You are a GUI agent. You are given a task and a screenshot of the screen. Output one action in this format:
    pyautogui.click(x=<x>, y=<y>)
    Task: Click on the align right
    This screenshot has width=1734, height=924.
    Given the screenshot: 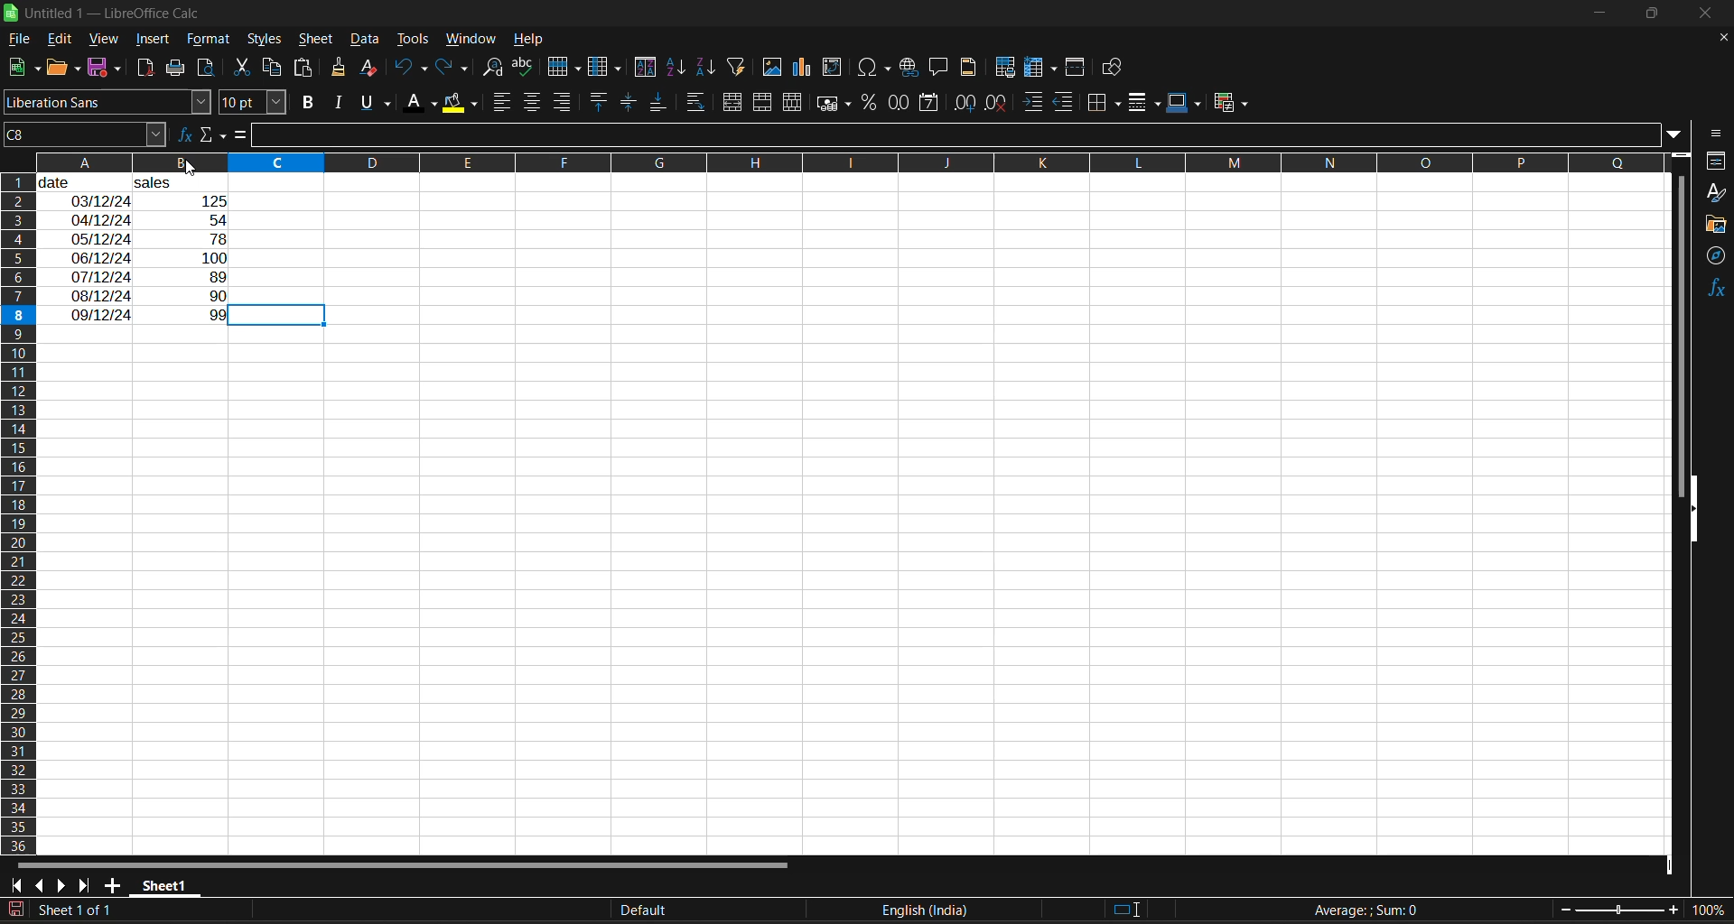 What is the action you would take?
    pyautogui.click(x=563, y=101)
    